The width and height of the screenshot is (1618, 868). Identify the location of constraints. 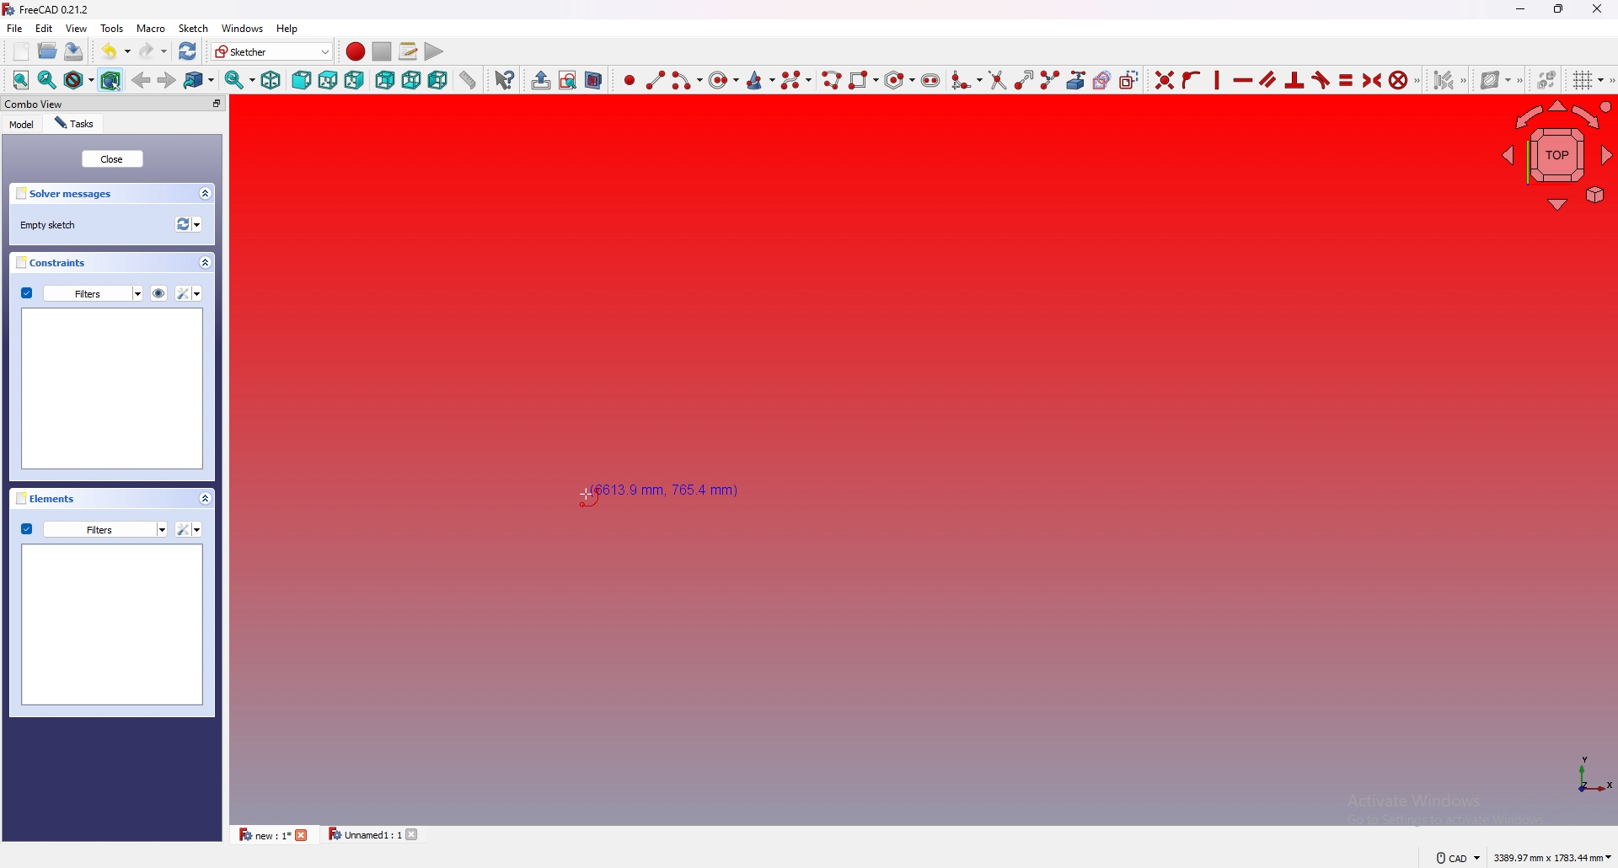
(57, 262).